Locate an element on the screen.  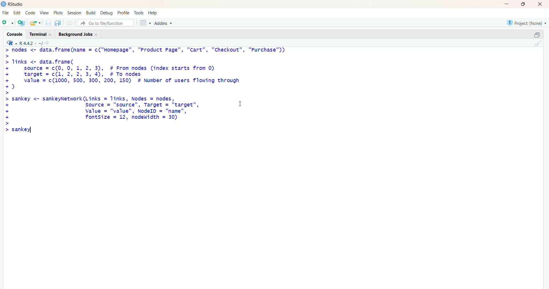
open file is located at coordinates (35, 23).